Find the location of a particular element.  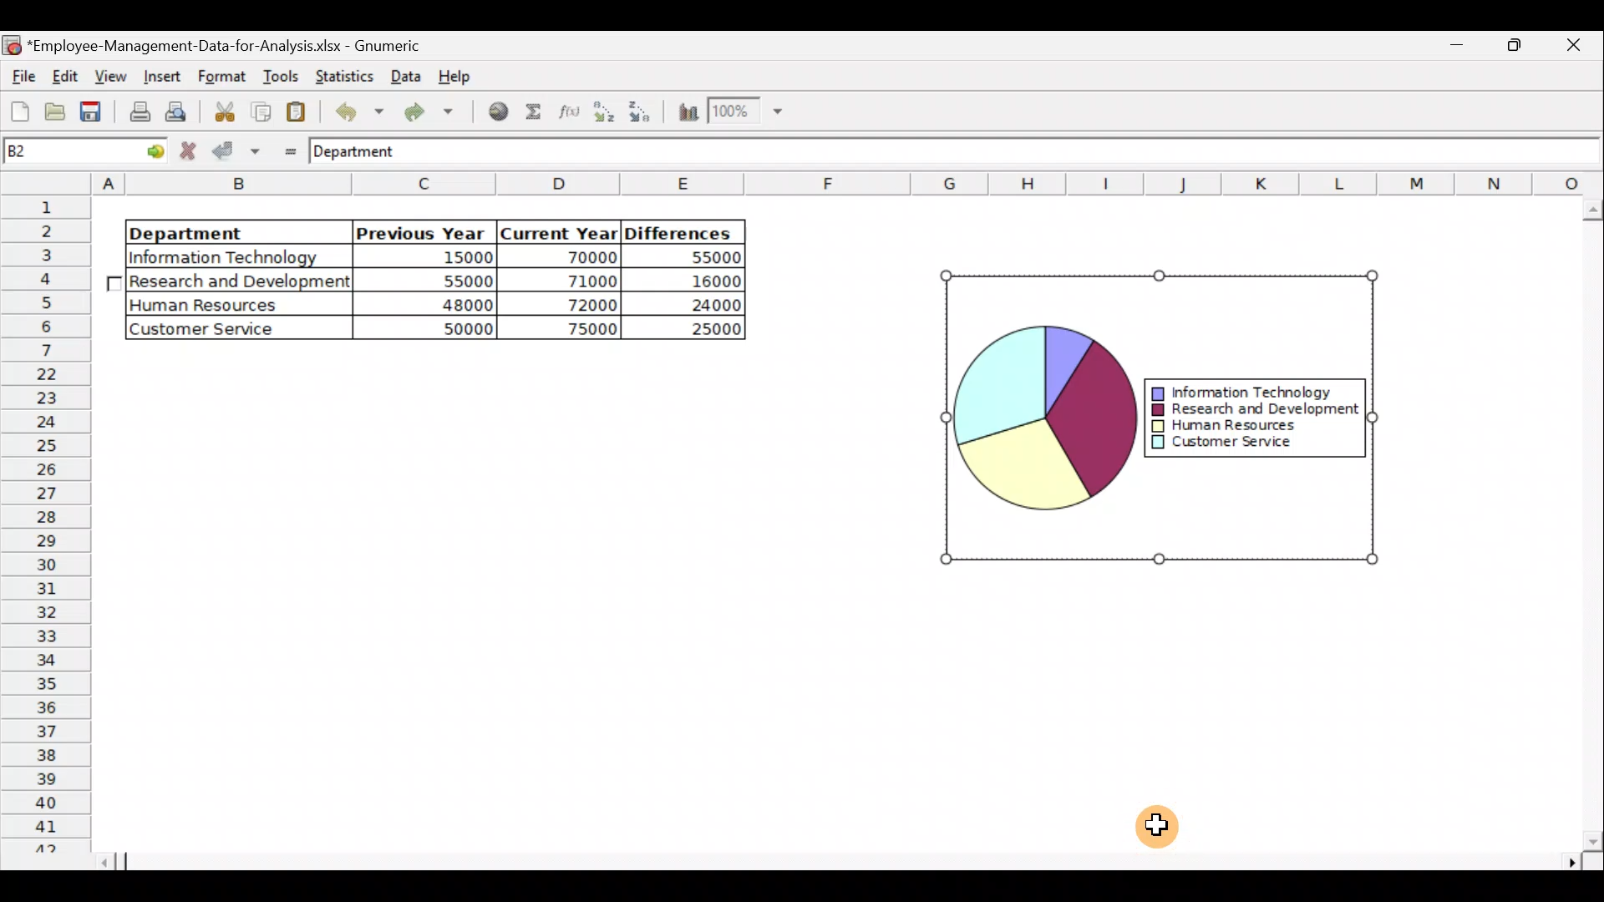

Insert a chart is located at coordinates (686, 113).